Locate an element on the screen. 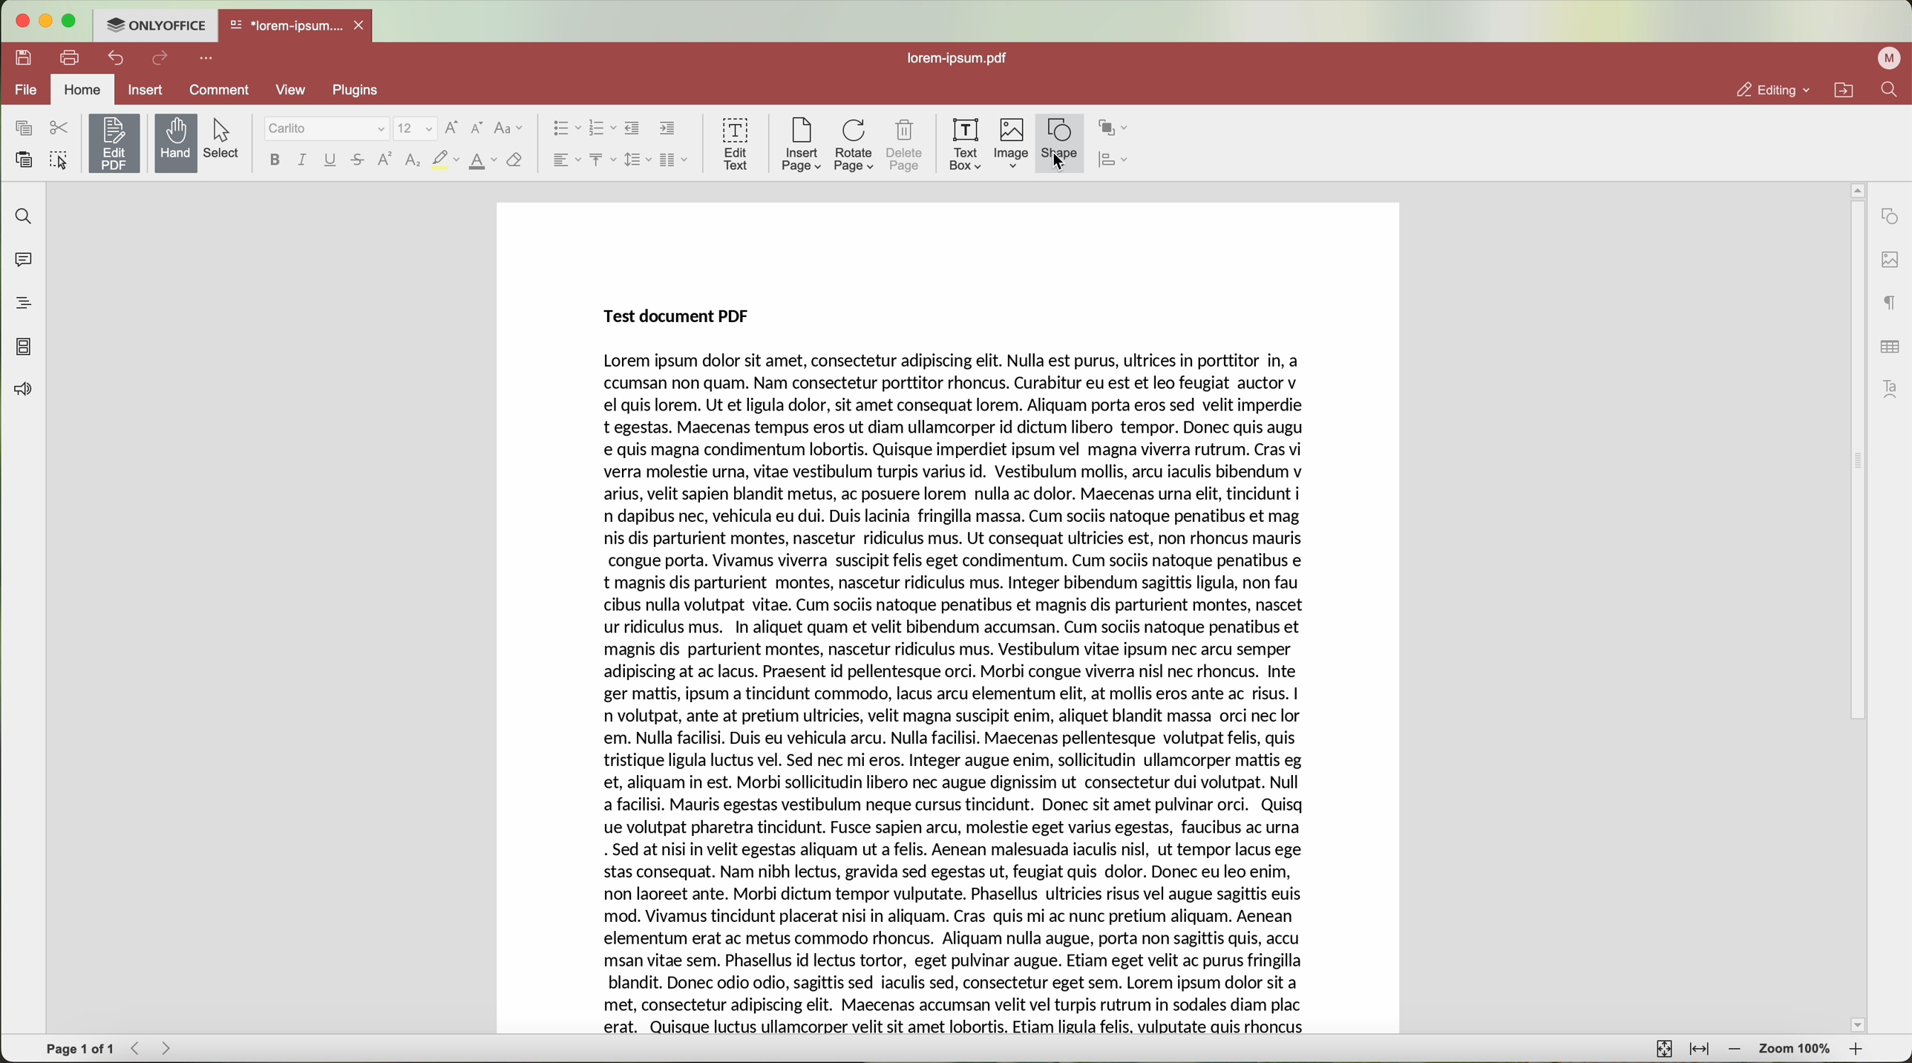 The height and width of the screenshot is (1063, 1912). cut is located at coordinates (59, 128).